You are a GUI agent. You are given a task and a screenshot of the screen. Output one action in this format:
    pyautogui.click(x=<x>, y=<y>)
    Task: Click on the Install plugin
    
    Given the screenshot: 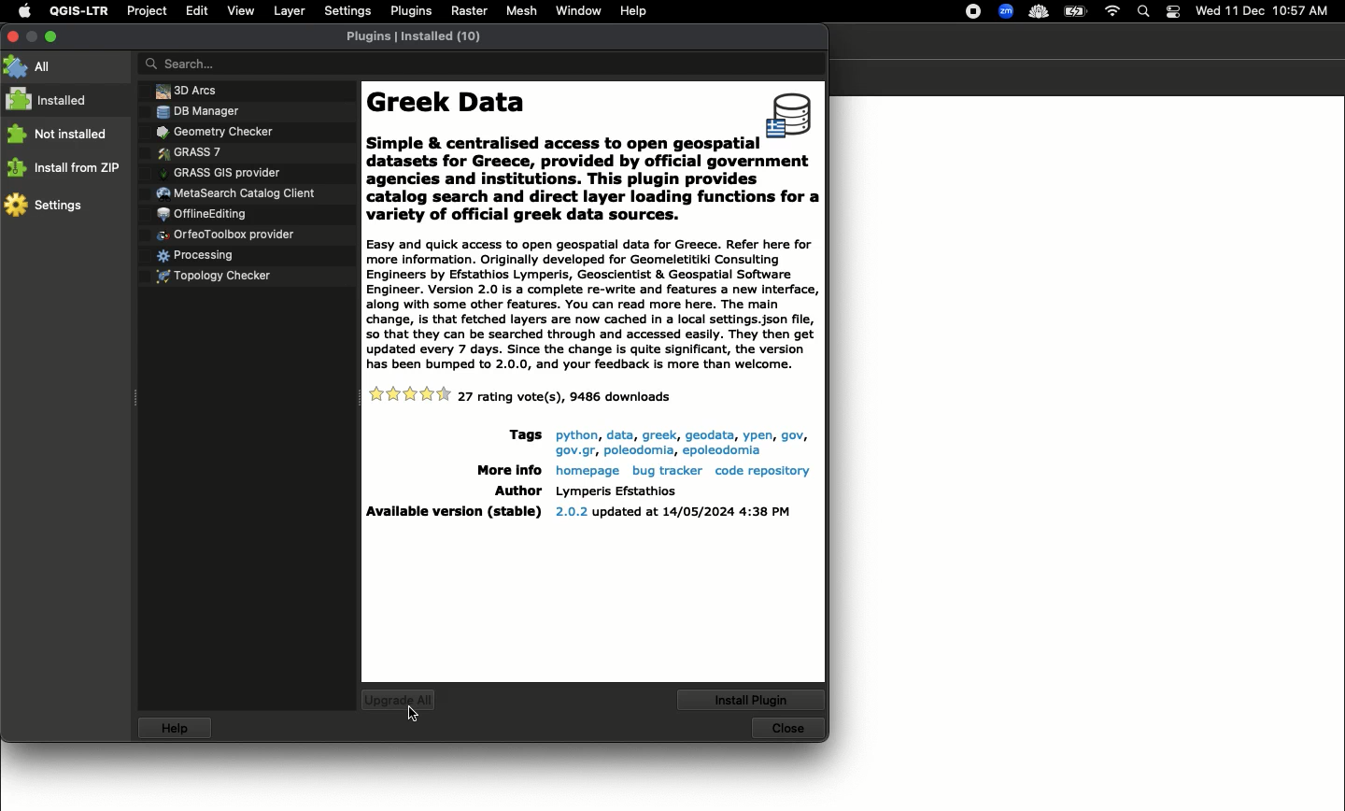 What is the action you would take?
    pyautogui.click(x=753, y=699)
    